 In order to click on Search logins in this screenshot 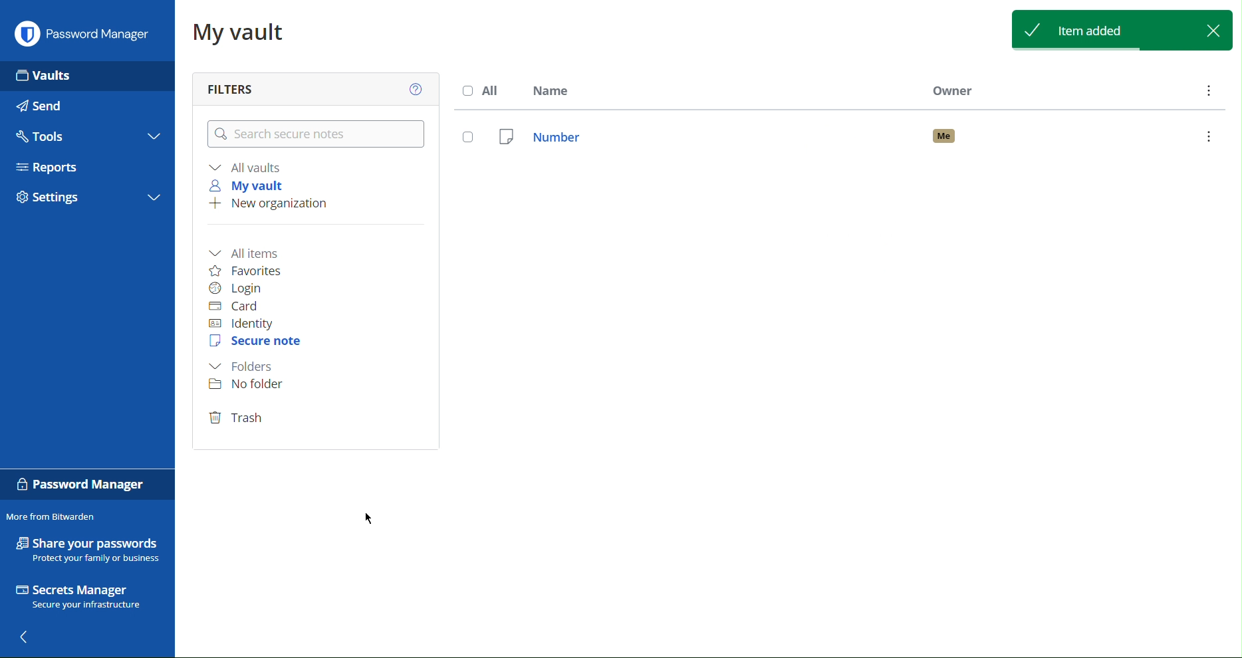, I will do `click(316, 134)`.